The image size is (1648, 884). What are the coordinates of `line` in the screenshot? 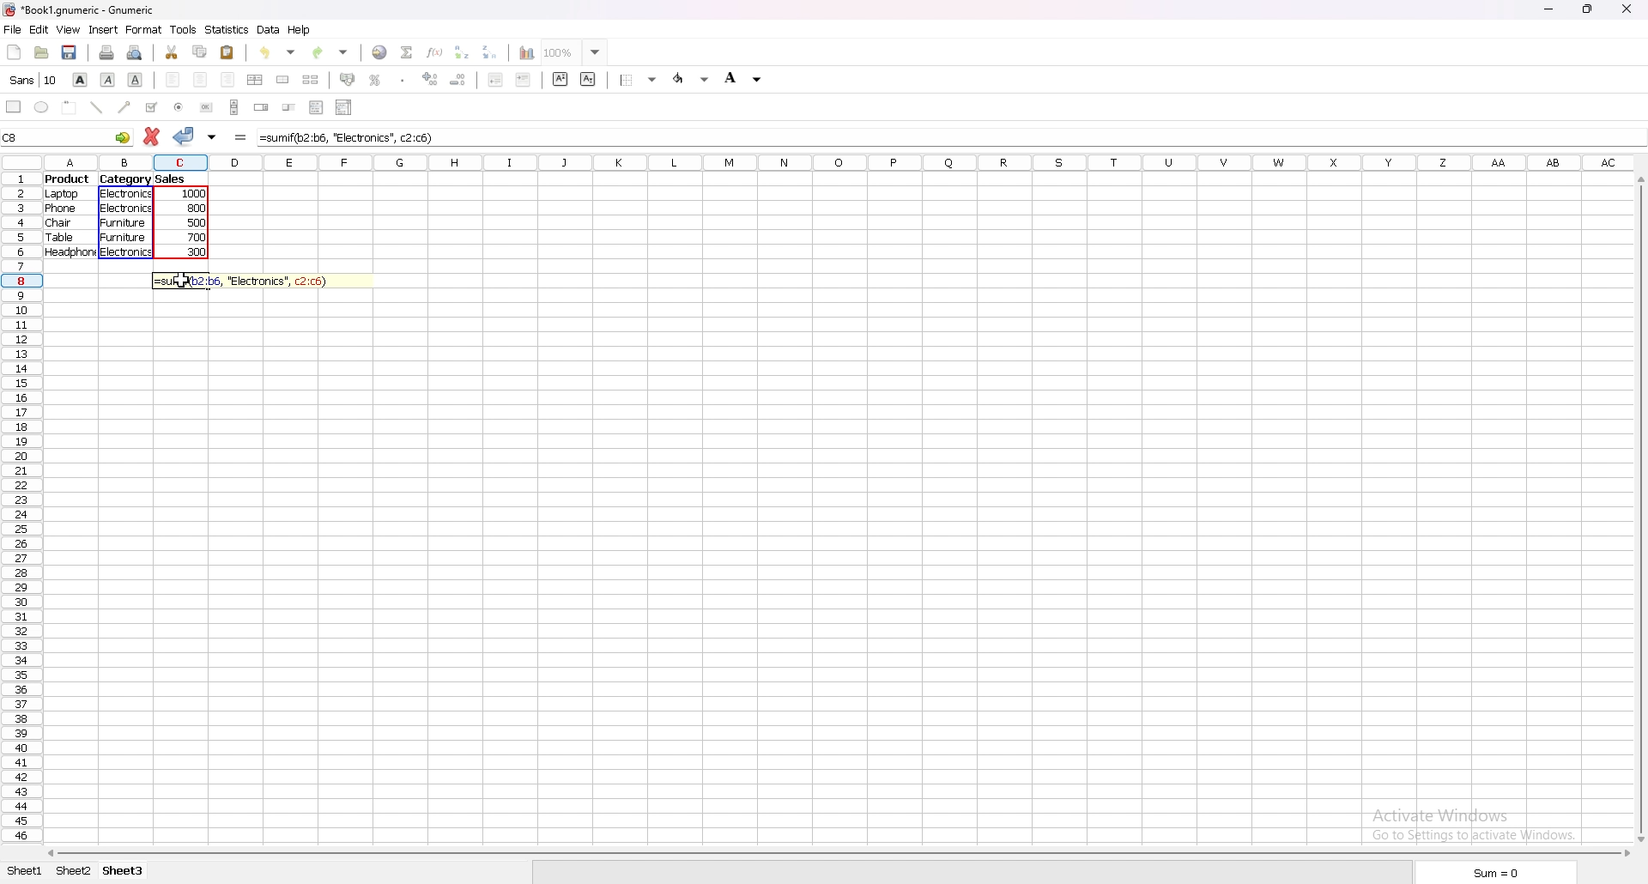 It's located at (97, 108).